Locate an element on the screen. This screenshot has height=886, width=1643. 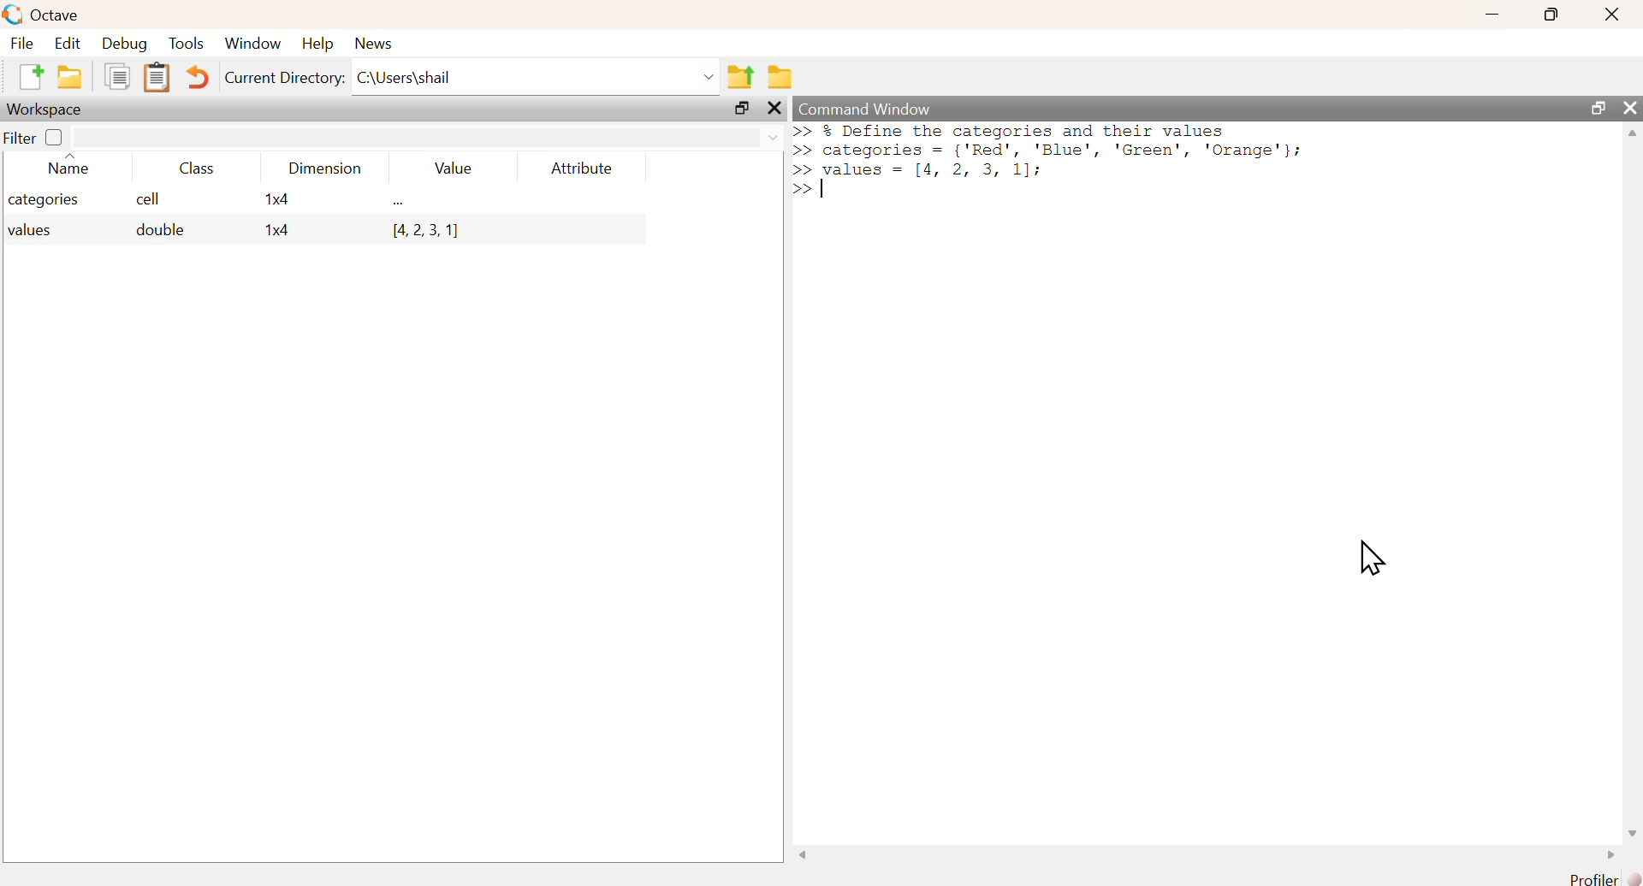
File is located at coordinates (21, 42).